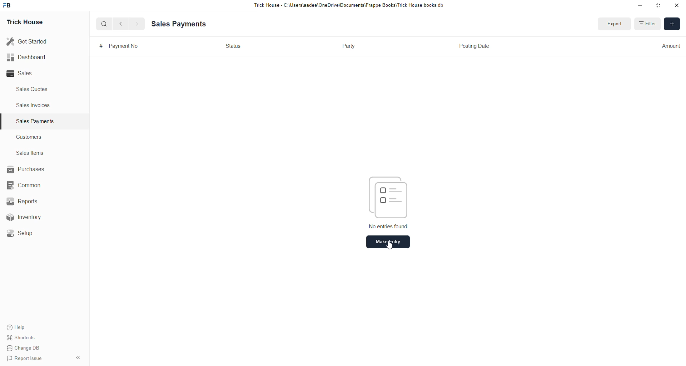 Image resolution: width=686 pixels, height=366 pixels. I want to click on Back, so click(121, 24).